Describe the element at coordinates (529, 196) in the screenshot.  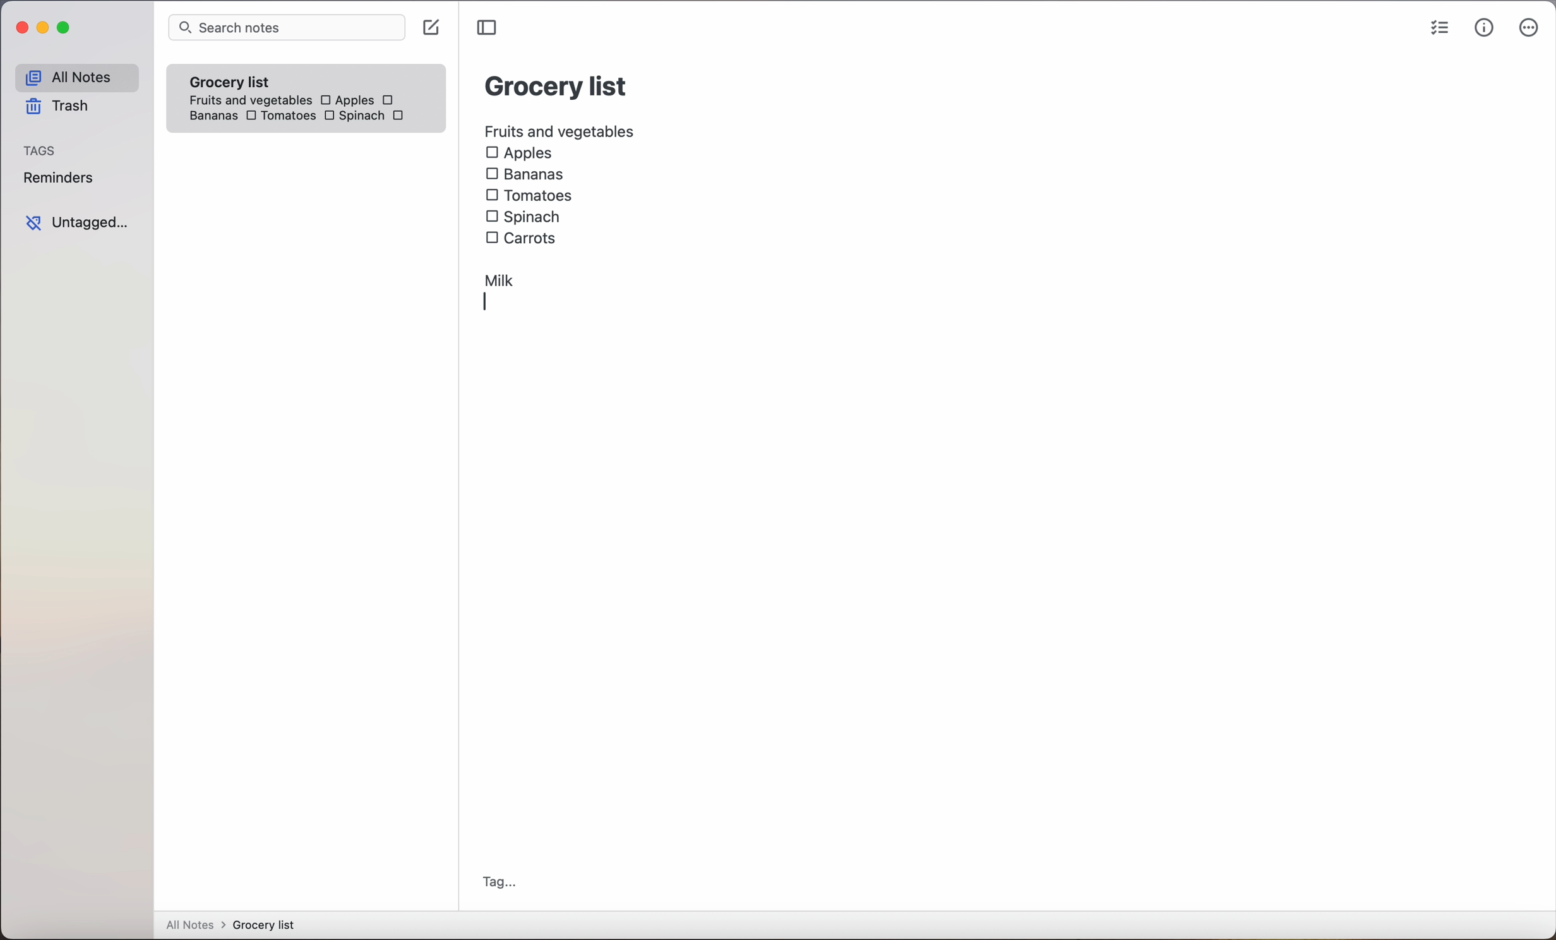
I see `Tomatoes checkbox` at that location.